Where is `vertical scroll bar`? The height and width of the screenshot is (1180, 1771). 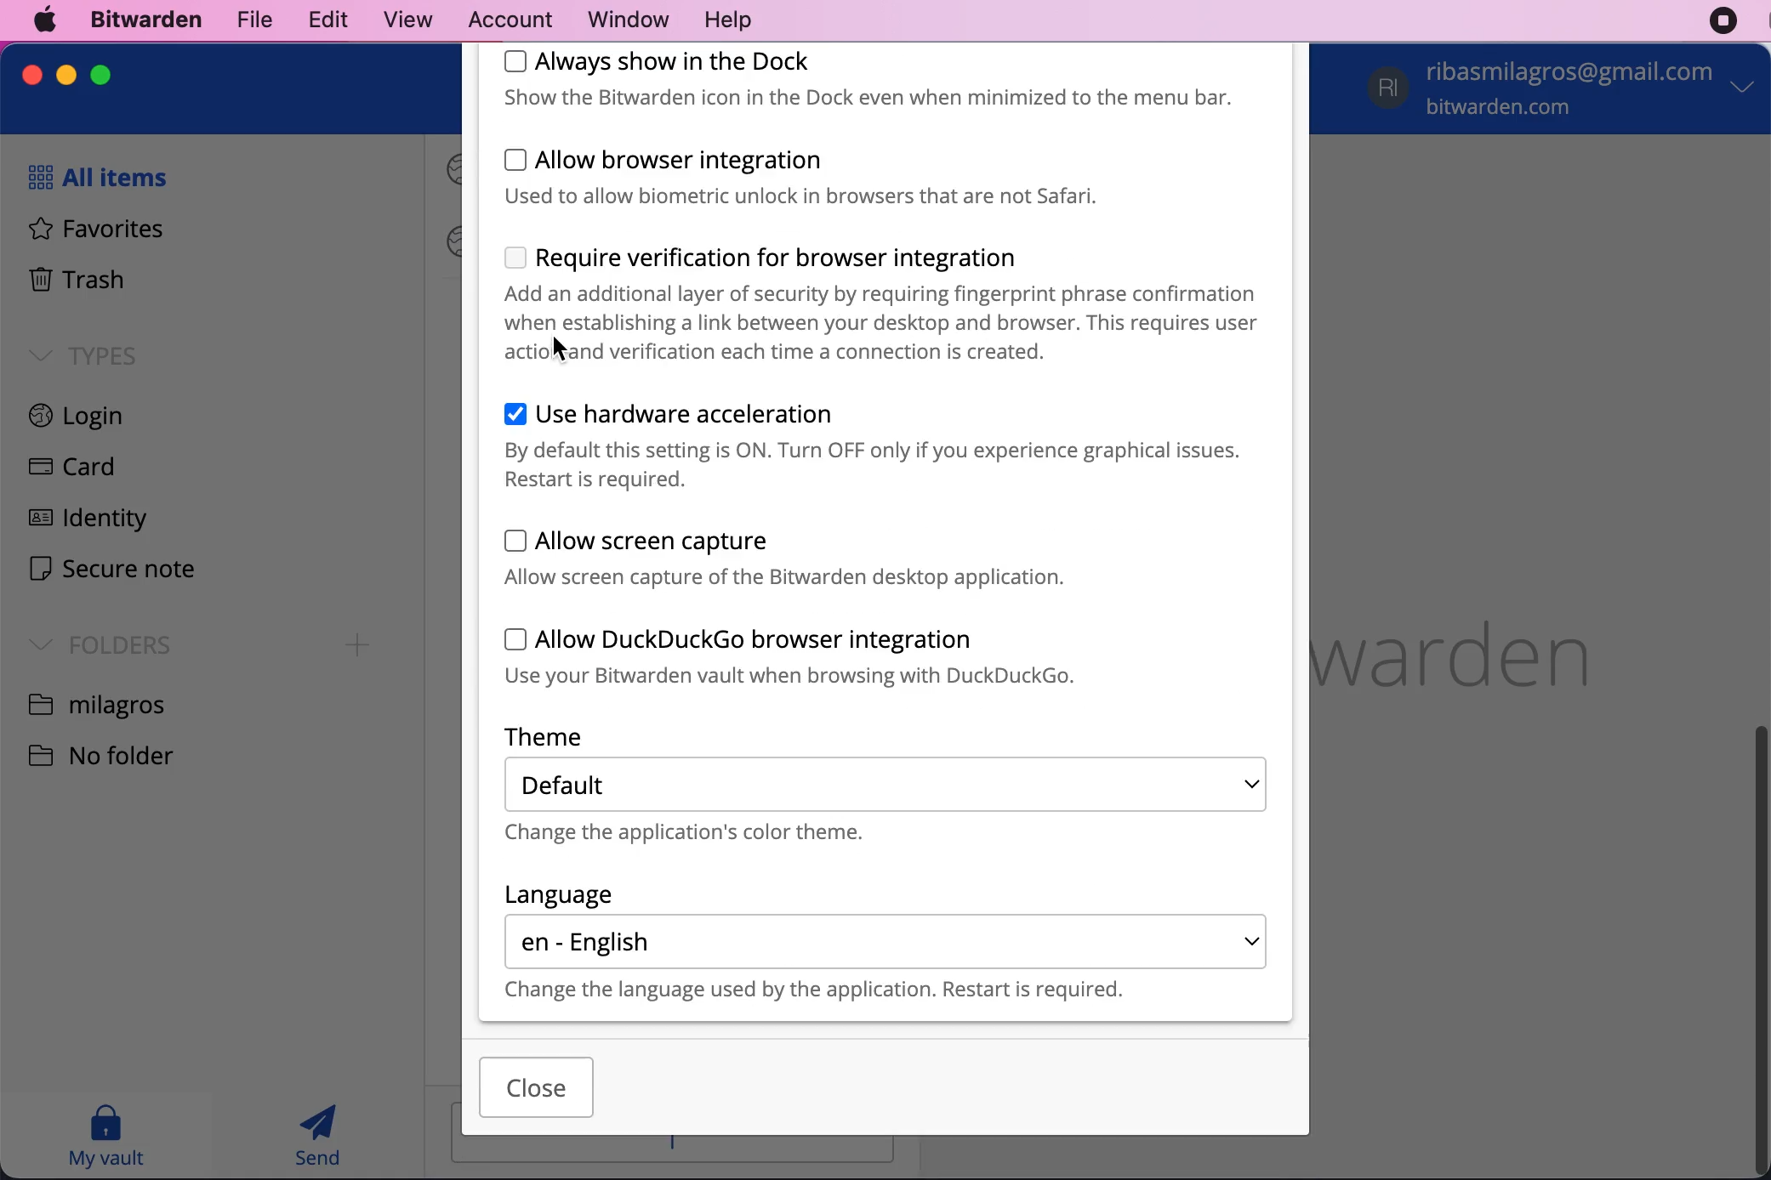 vertical scroll bar is located at coordinates (1760, 949).